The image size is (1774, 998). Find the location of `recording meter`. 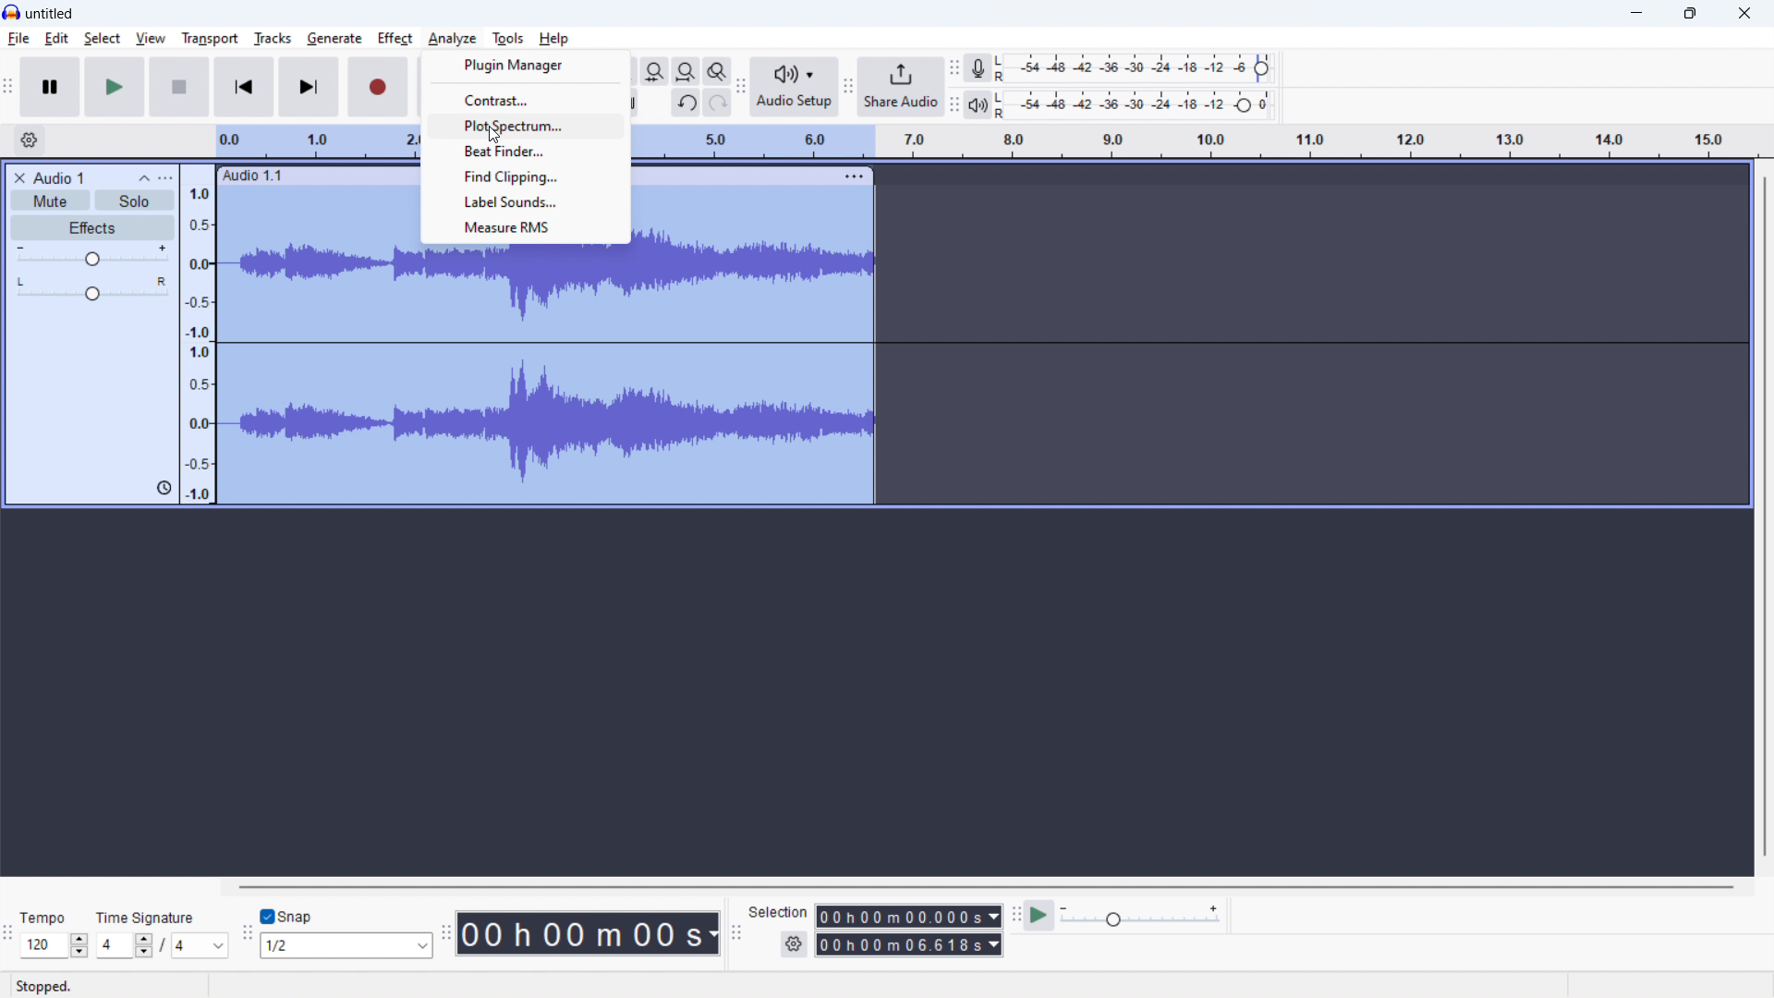

recording meter is located at coordinates (978, 67).